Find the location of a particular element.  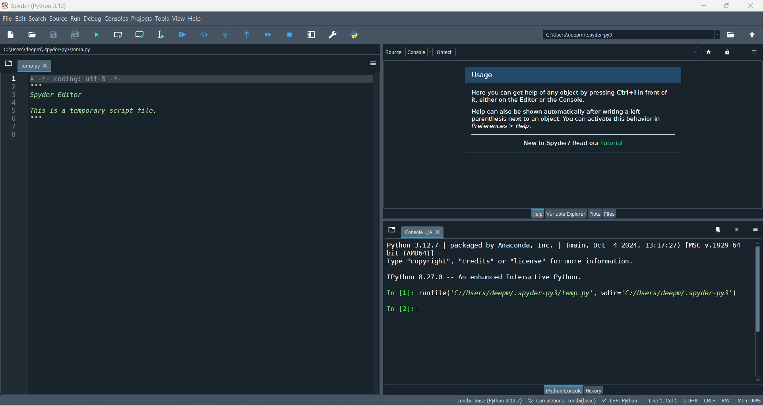

location is located at coordinates (50, 50).